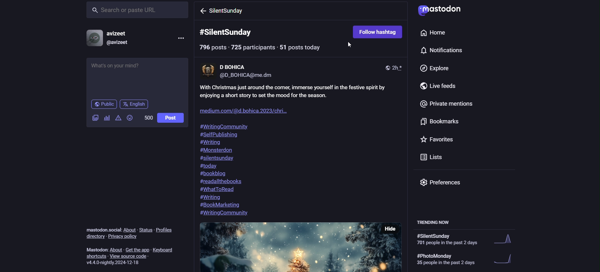 This screenshot has width=600, height=272. Describe the element at coordinates (134, 104) in the screenshot. I see `English` at that location.